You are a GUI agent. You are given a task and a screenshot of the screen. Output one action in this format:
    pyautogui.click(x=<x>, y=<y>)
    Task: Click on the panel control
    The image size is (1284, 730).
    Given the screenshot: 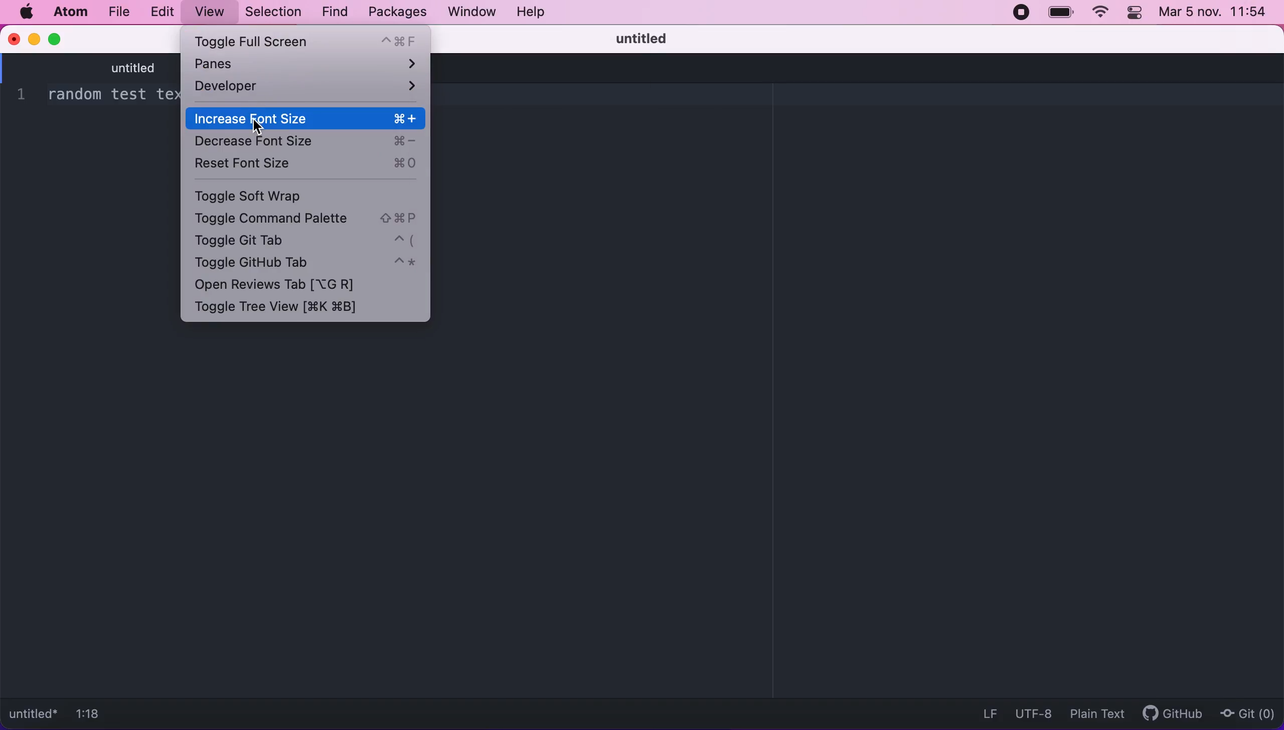 What is the action you would take?
    pyautogui.click(x=1136, y=14)
    